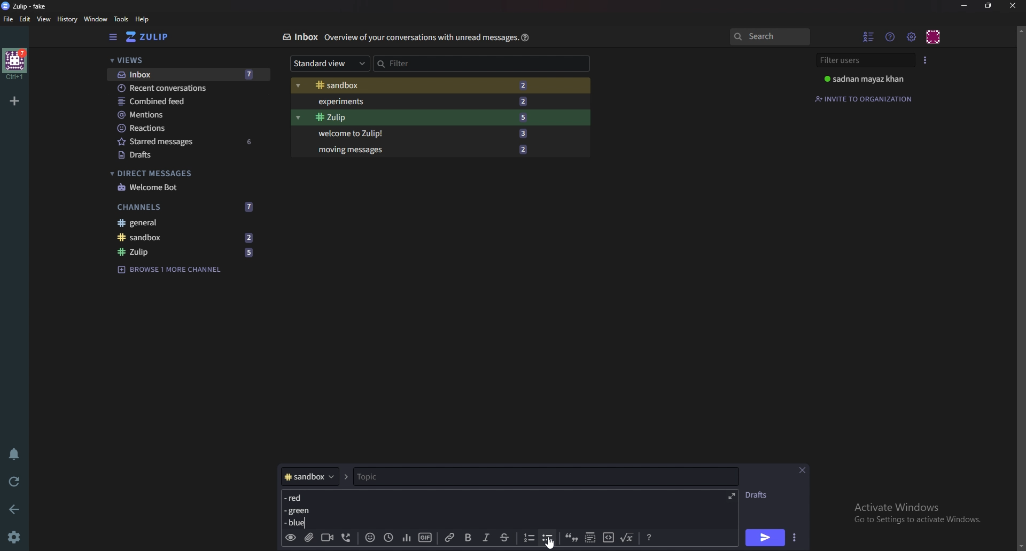 Image resolution: width=1026 pixels, height=551 pixels. What do you see at coordinates (758, 495) in the screenshot?
I see `Drafts` at bounding box center [758, 495].